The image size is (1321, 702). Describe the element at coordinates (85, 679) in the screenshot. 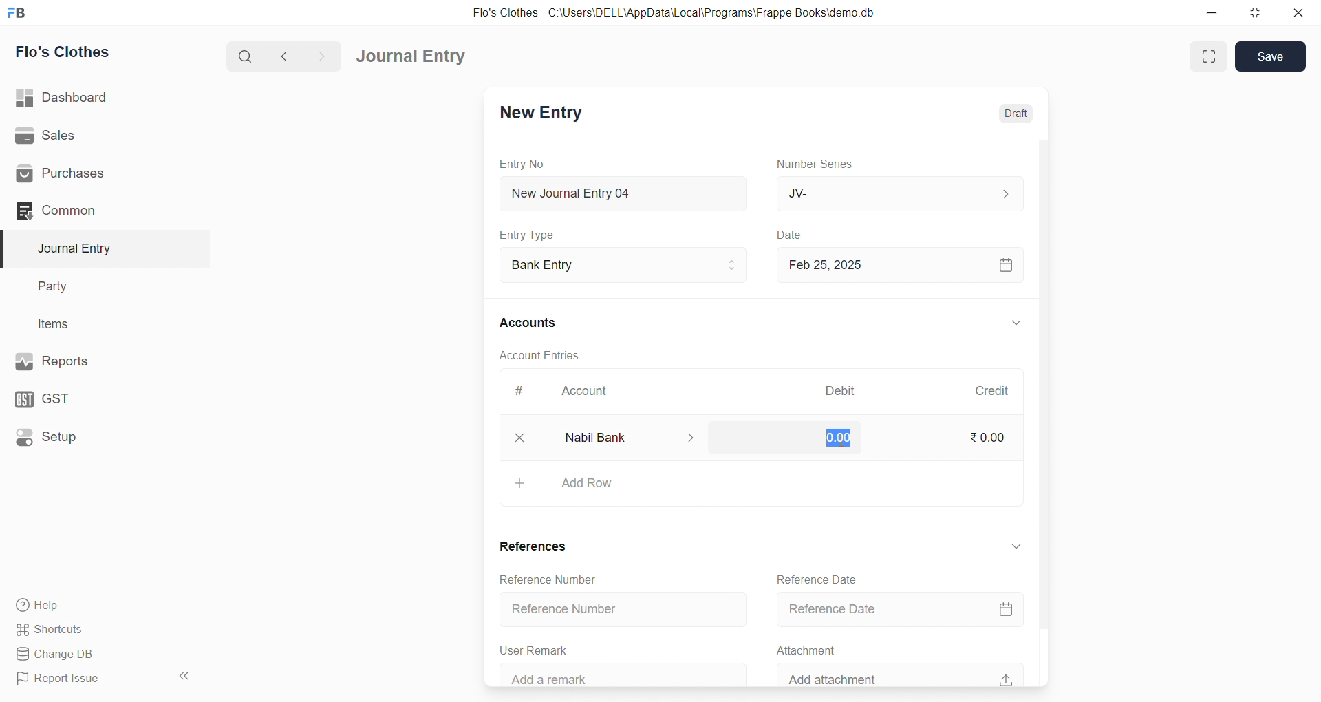

I see `Report Issue` at that location.